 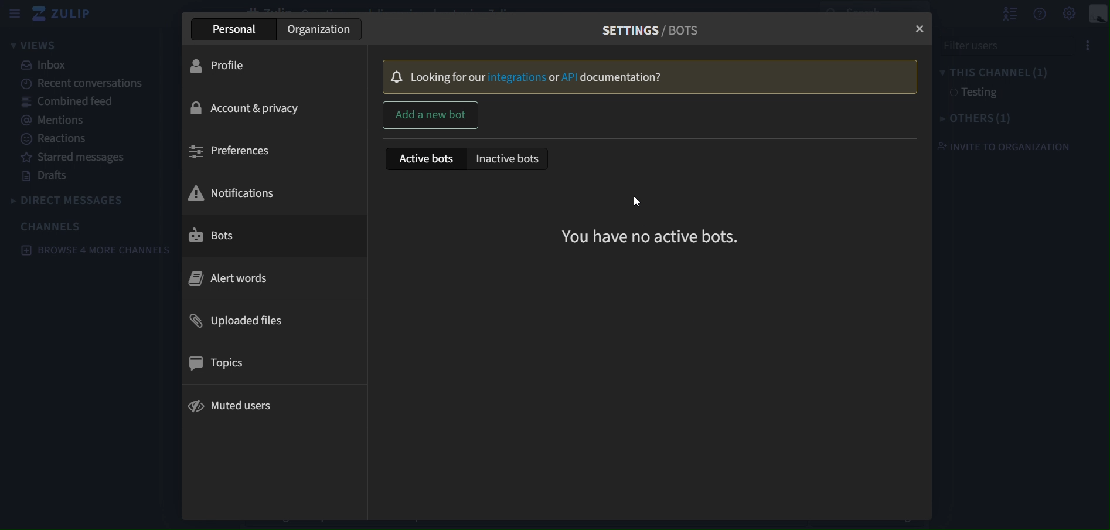 What do you see at coordinates (46, 64) in the screenshot?
I see `inbox` at bounding box center [46, 64].